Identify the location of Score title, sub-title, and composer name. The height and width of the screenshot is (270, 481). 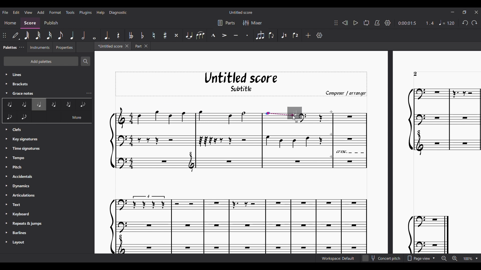
(241, 84).